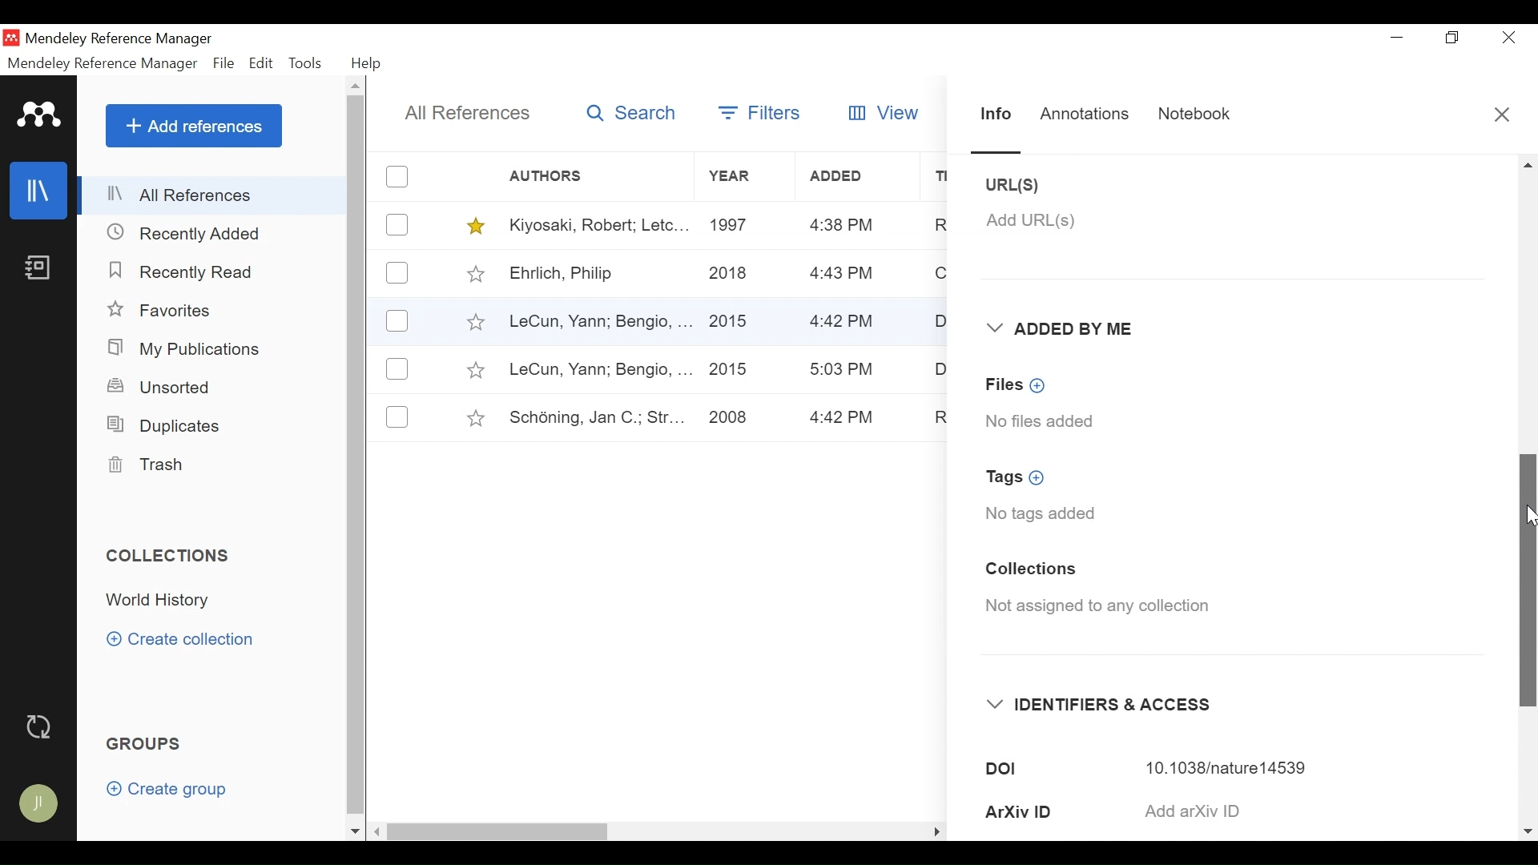  I want to click on All References, so click(469, 113).